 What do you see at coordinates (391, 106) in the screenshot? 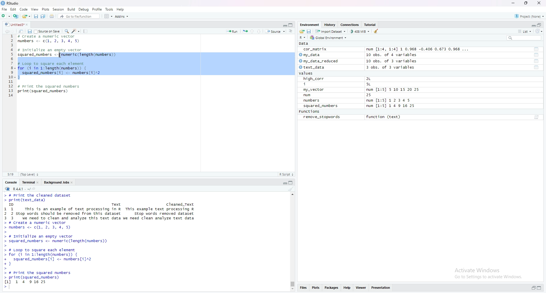
I see `num [1:5] 1 4 9 16 25` at bounding box center [391, 106].